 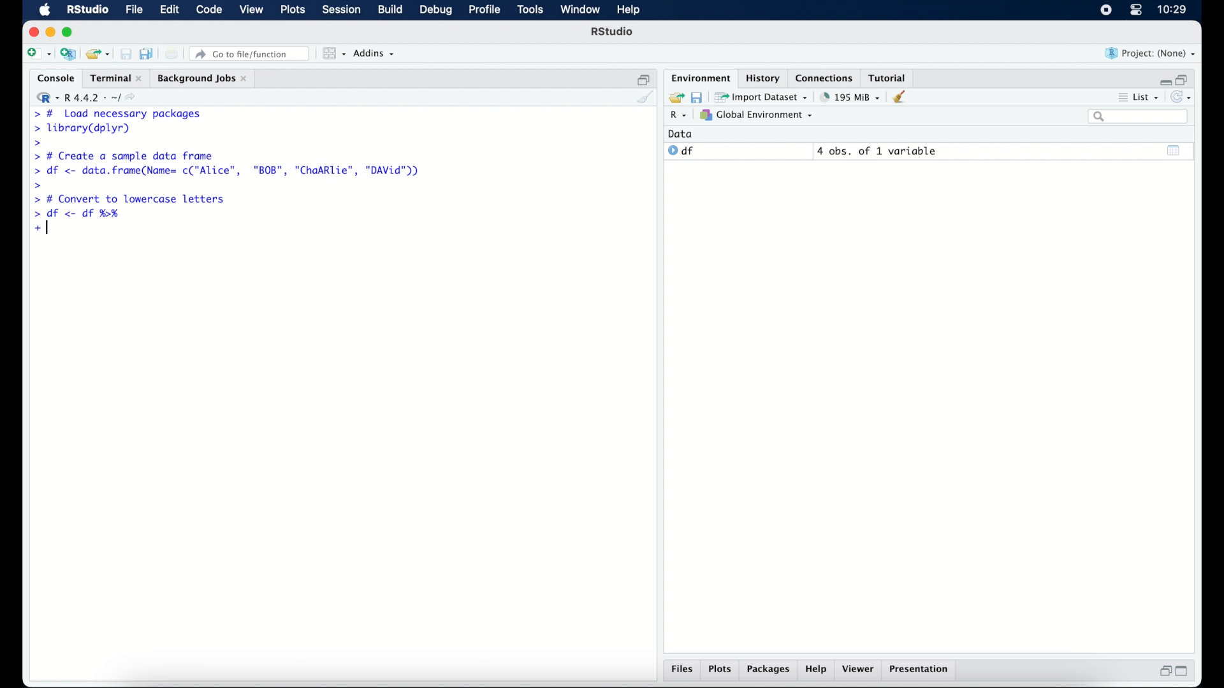 What do you see at coordinates (53, 78) in the screenshot?
I see `console` at bounding box center [53, 78].